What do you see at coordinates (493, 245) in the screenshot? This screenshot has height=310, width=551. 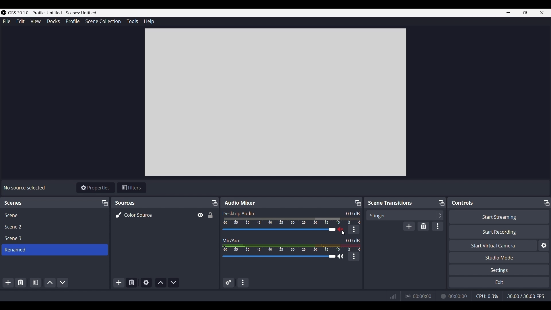 I see `Start virtual camera` at bounding box center [493, 245].